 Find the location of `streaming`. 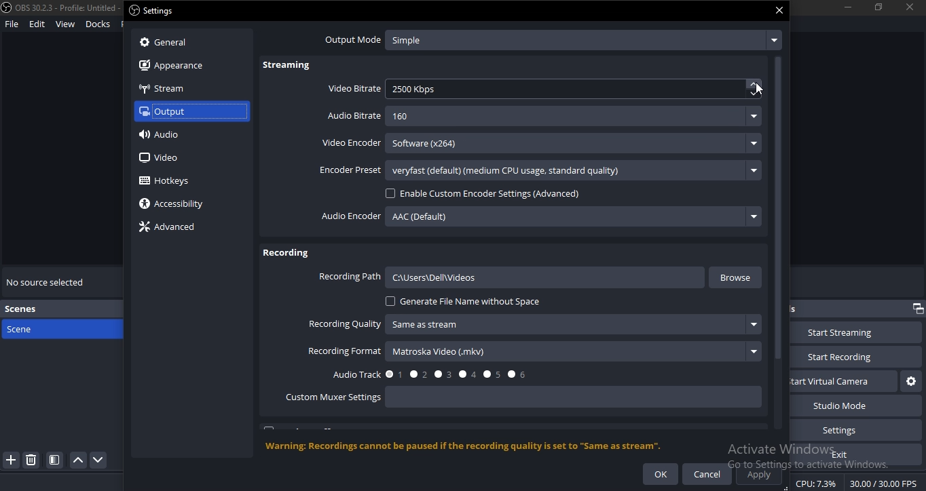

streaming is located at coordinates (288, 66).